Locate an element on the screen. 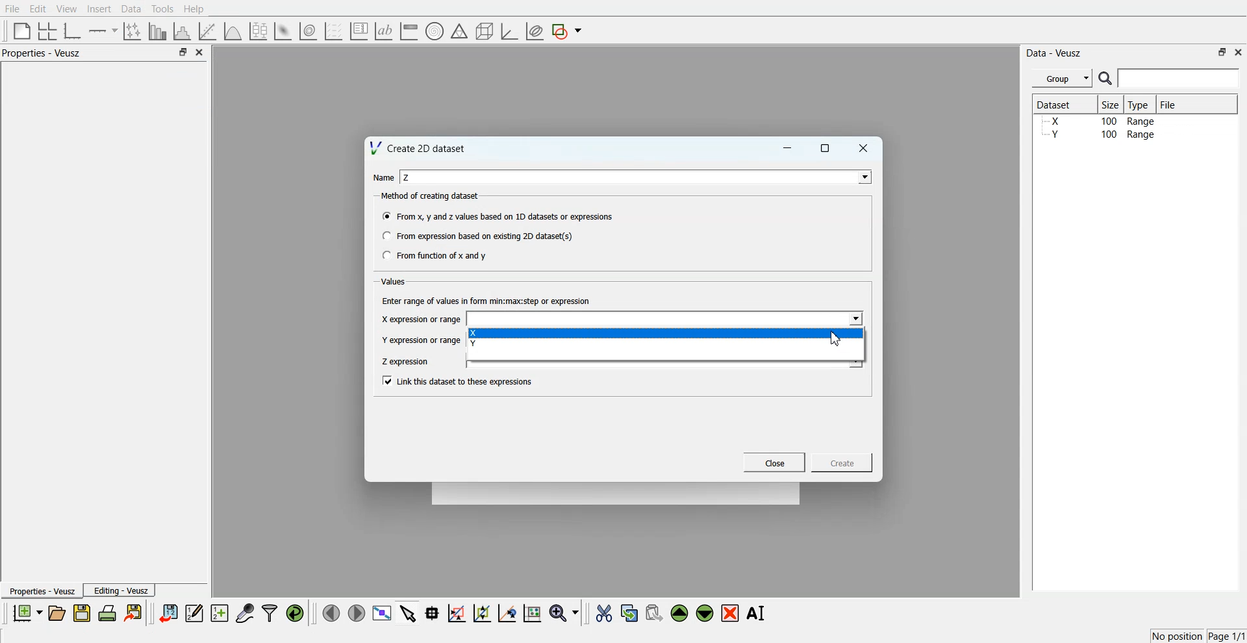 This screenshot has height=643, width=1247. Maximize is located at coordinates (183, 51).